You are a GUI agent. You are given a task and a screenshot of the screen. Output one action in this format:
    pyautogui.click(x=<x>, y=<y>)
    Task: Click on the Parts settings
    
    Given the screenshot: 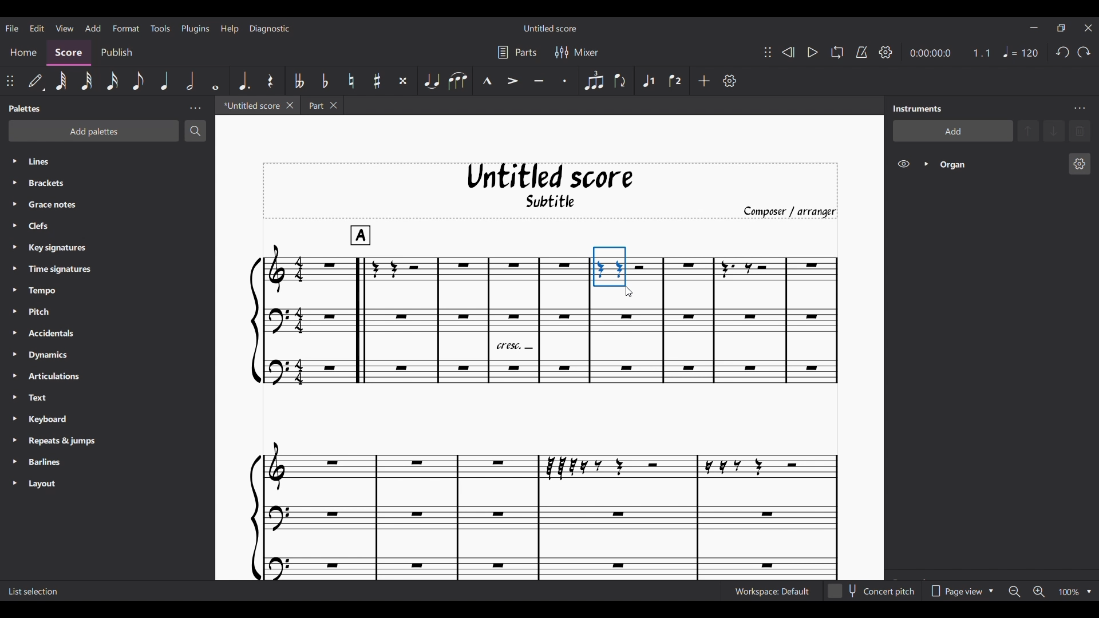 What is the action you would take?
    pyautogui.click(x=517, y=53)
    